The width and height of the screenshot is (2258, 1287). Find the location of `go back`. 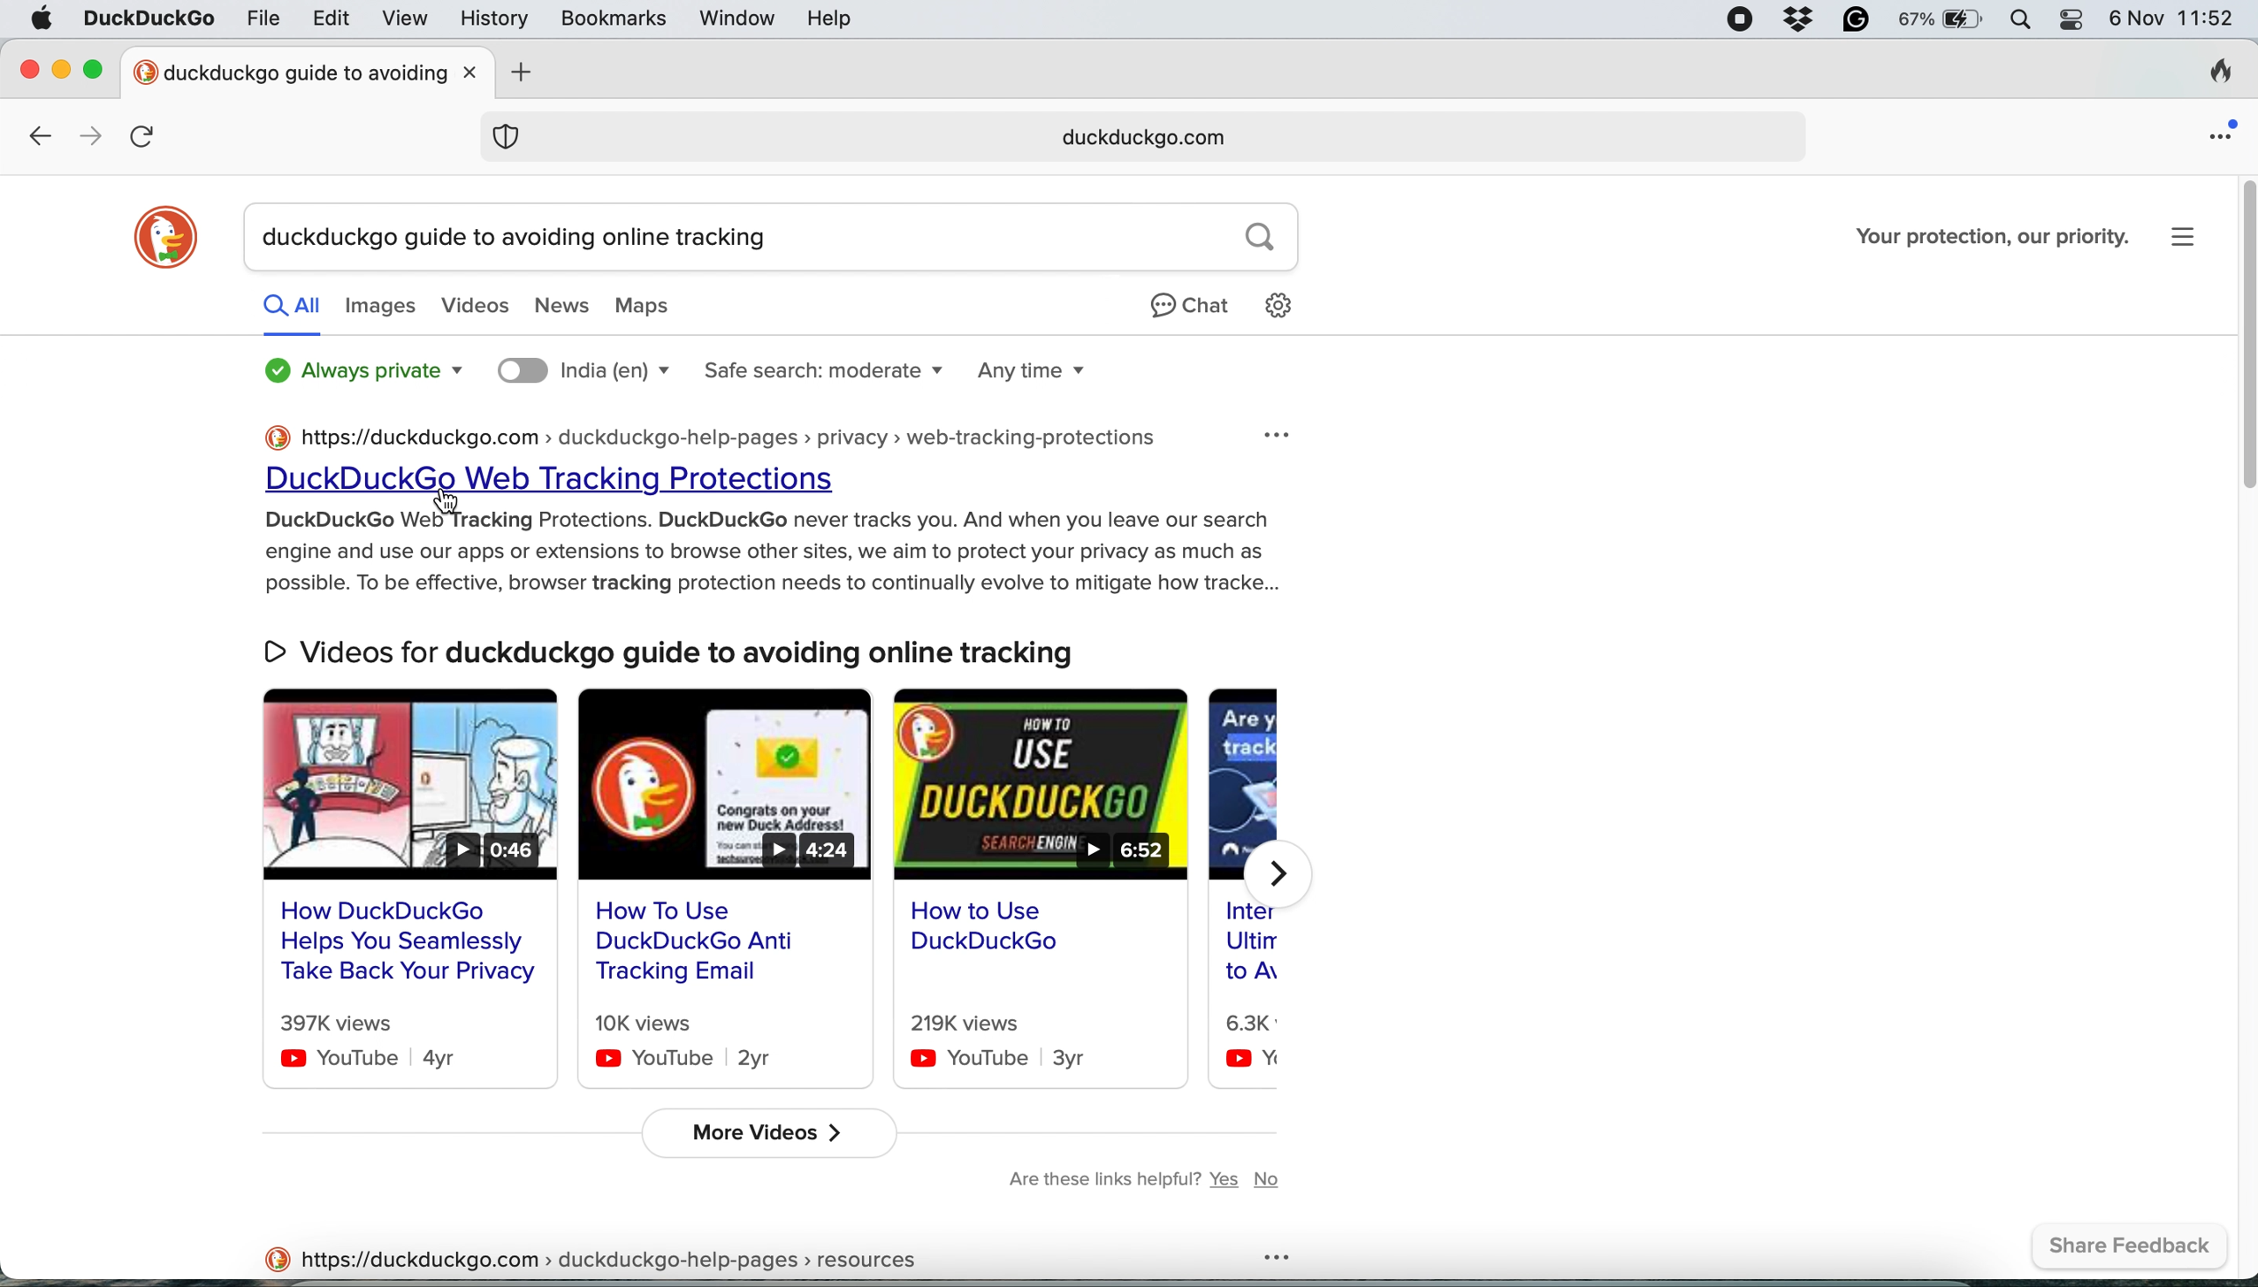

go back is located at coordinates (23, 133).